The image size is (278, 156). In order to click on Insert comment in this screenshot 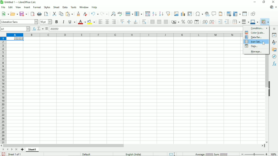, I will do `click(214, 14)`.